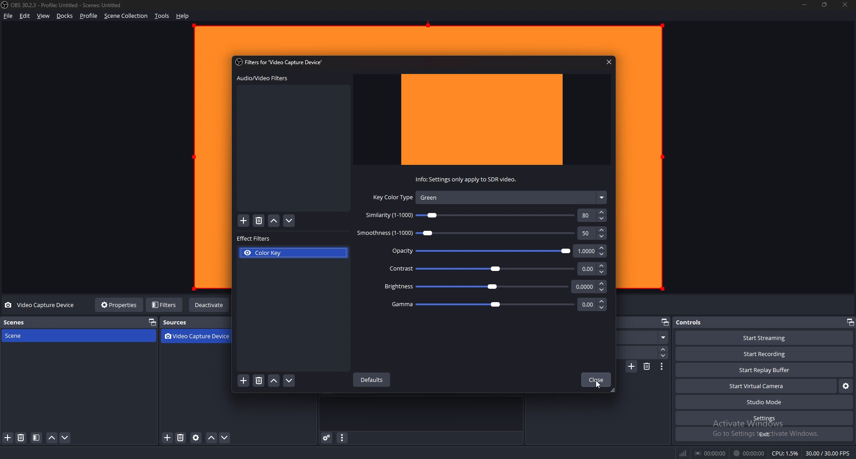 The image size is (856, 459). What do you see at coordinates (684, 453) in the screenshot?
I see `network` at bounding box center [684, 453].